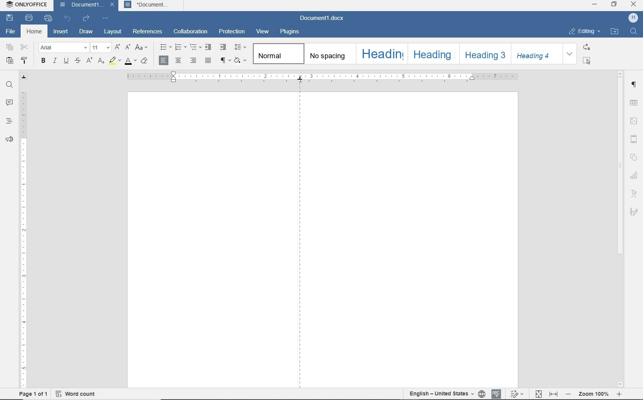 This screenshot has height=400, width=643. What do you see at coordinates (55, 61) in the screenshot?
I see `ITALIC` at bounding box center [55, 61].